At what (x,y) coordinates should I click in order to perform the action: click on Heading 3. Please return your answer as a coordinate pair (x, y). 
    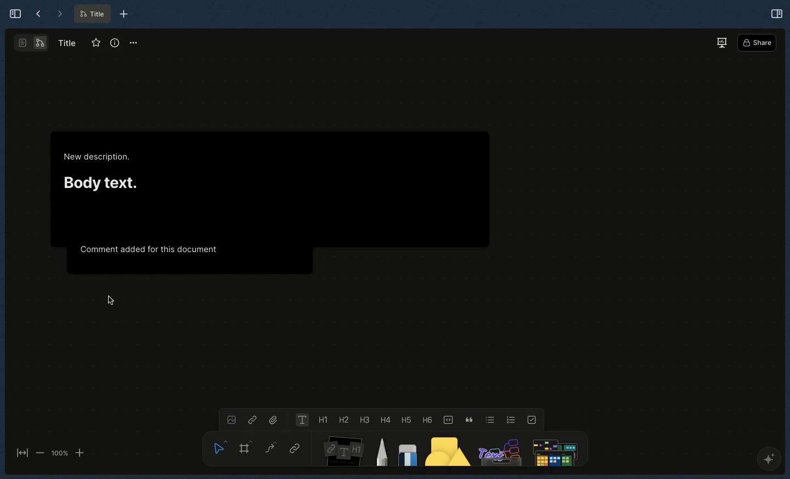
    Looking at the image, I should click on (365, 419).